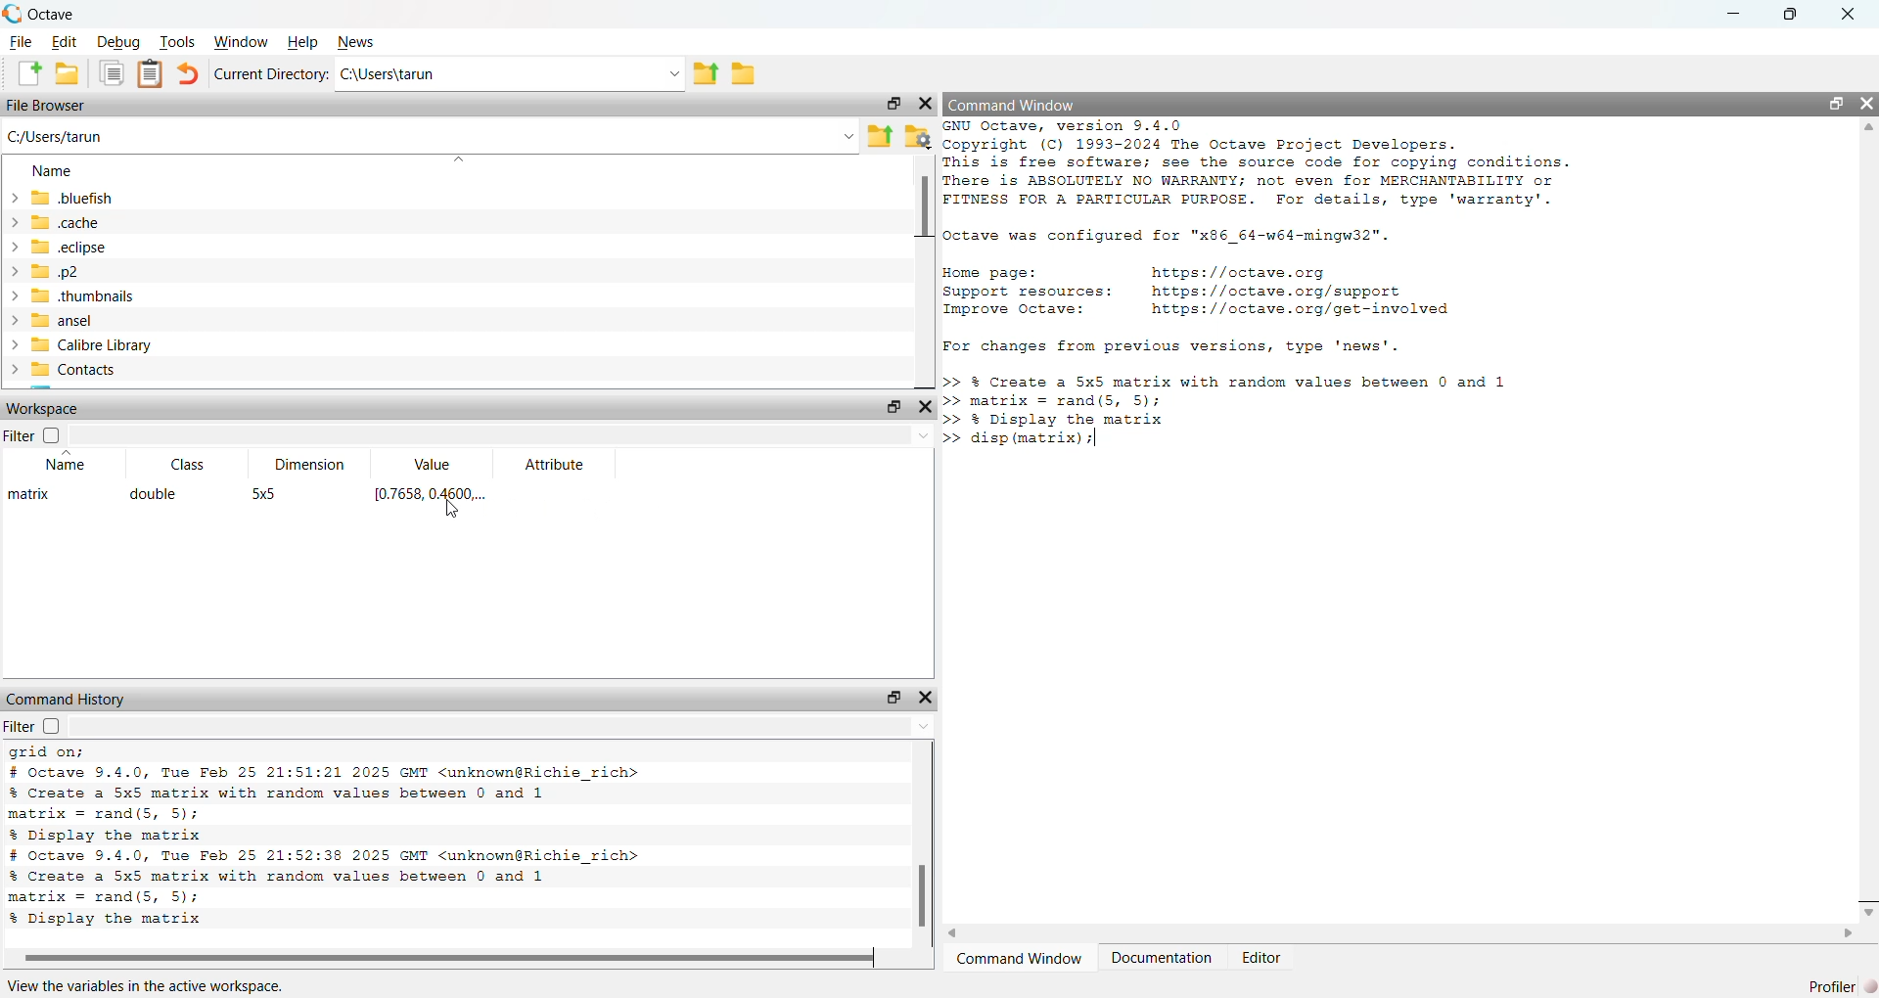 The image size is (1879, 998). What do you see at coordinates (65, 198) in the screenshot?
I see `bluefish` at bounding box center [65, 198].